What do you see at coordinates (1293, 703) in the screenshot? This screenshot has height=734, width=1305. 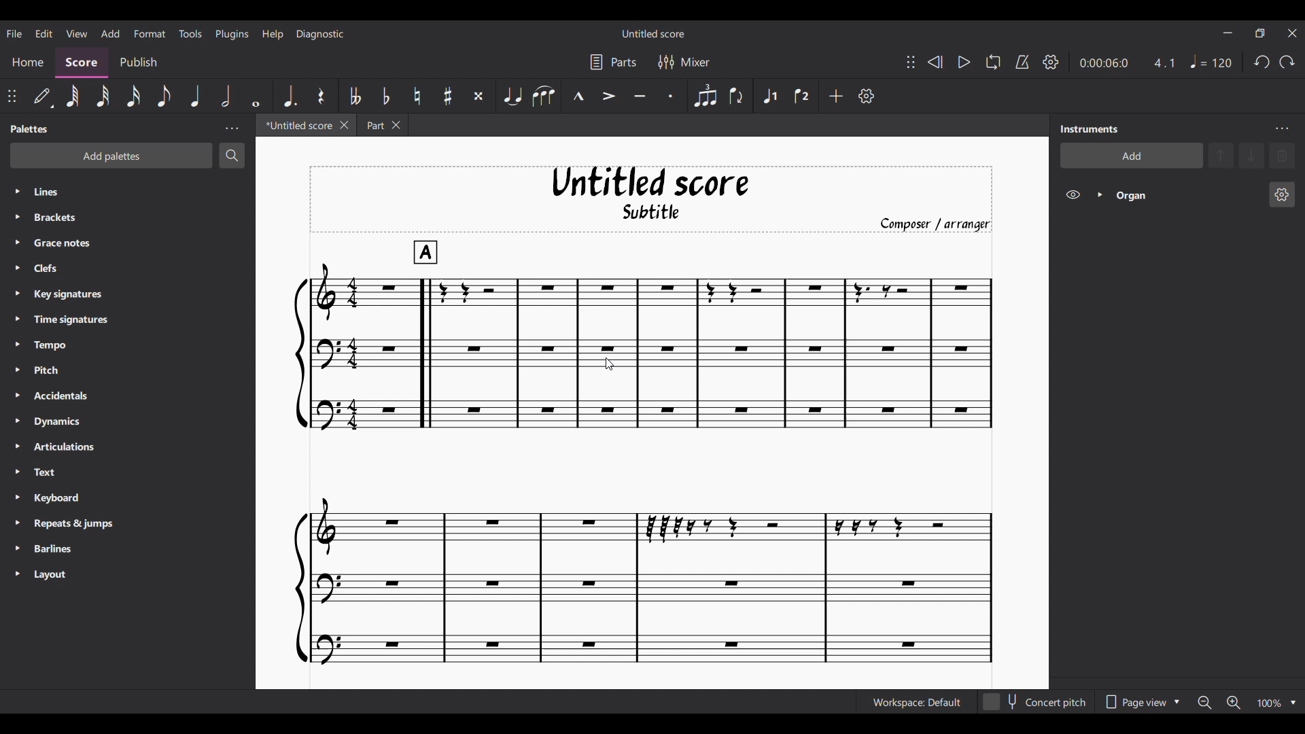 I see `Zoom options` at bounding box center [1293, 703].